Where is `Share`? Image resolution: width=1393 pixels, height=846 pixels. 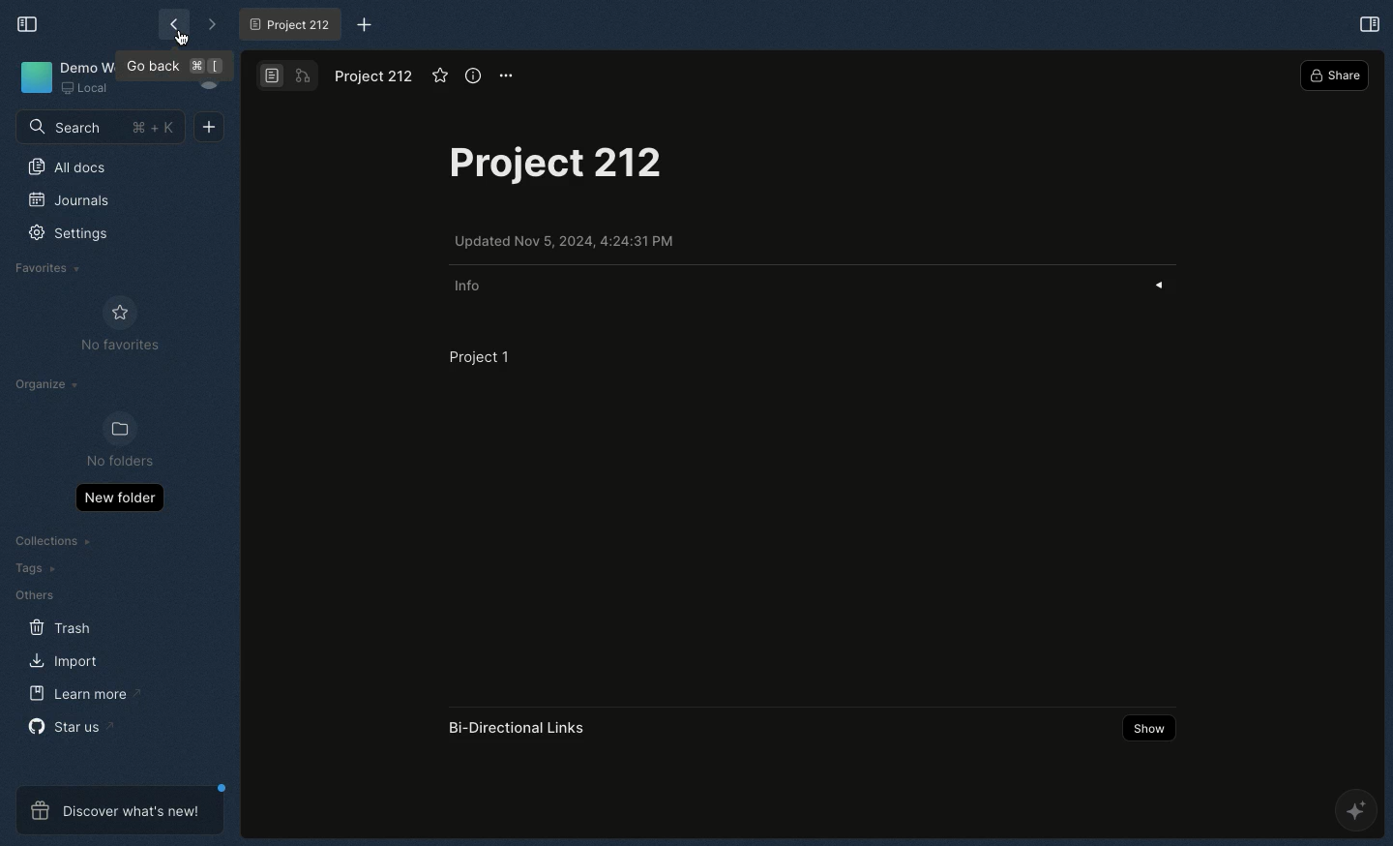
Share is located at coordinates (1335, 75).